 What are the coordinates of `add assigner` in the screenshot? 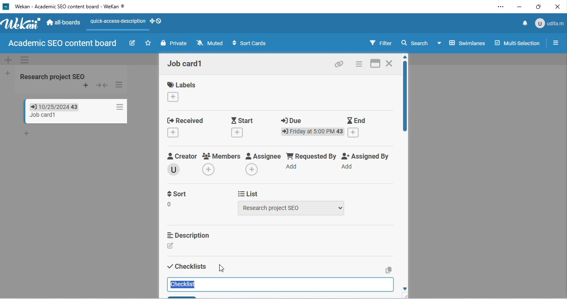 It's located at (348, 167).